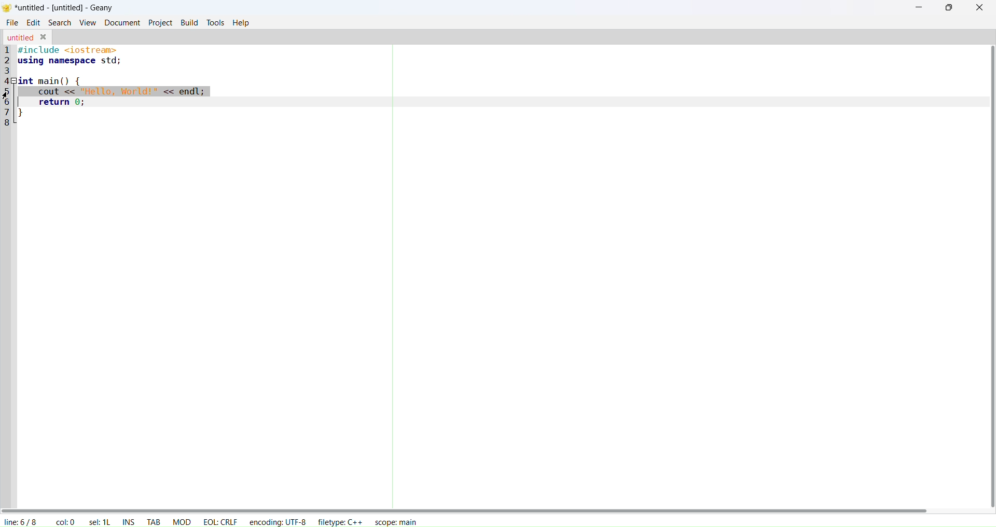 The height and width of the screenshot is (527, 996). Describe the element at coordinates (100, 520) in the screenshot. I see `sel: 1L` at that location.